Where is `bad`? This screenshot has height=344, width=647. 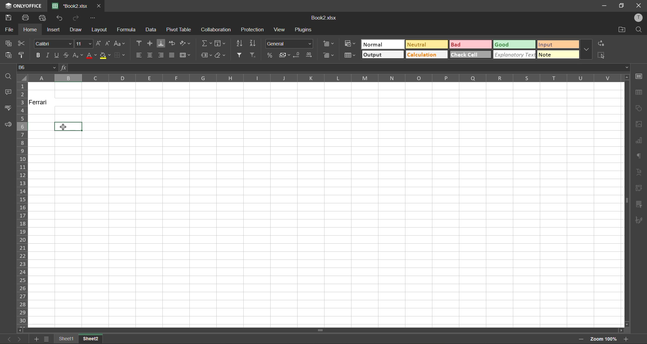
bad is located at coordinates (471, 44).